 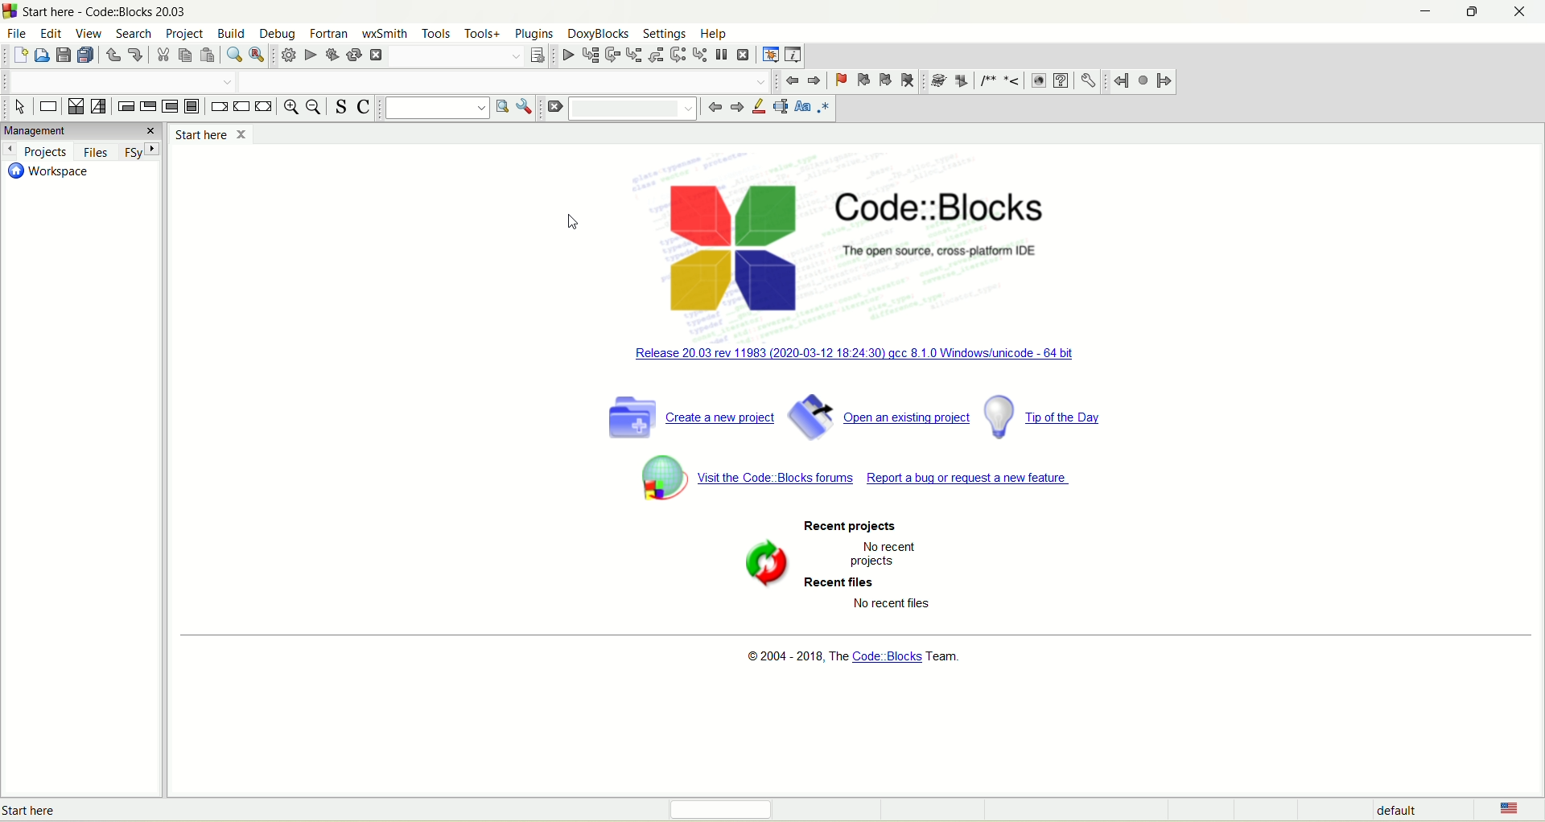 I want to click on continue instruction, so click(x=242, y=109).